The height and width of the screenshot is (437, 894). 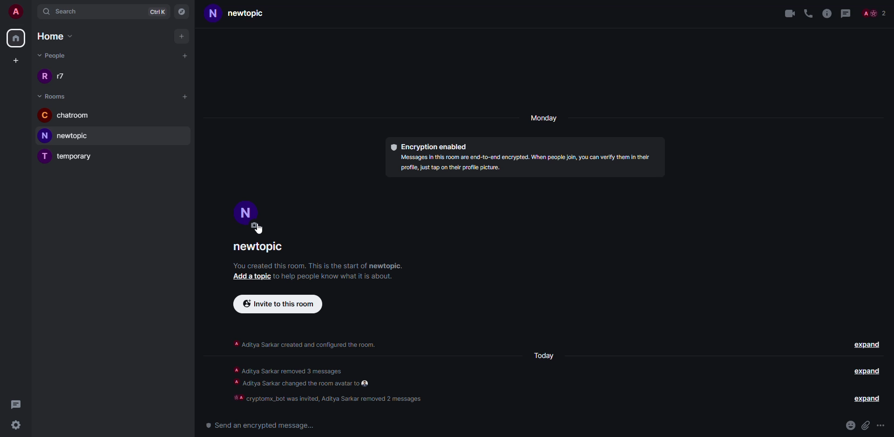 I want to click on encryption enabled, so click(x=428, y=146).